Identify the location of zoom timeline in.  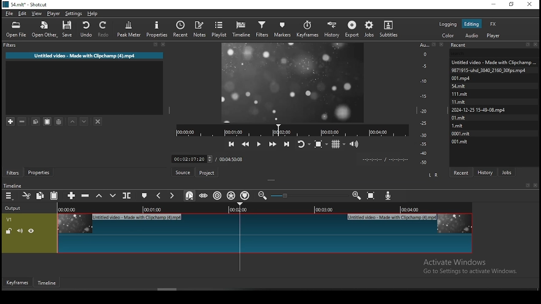
(261, 196).